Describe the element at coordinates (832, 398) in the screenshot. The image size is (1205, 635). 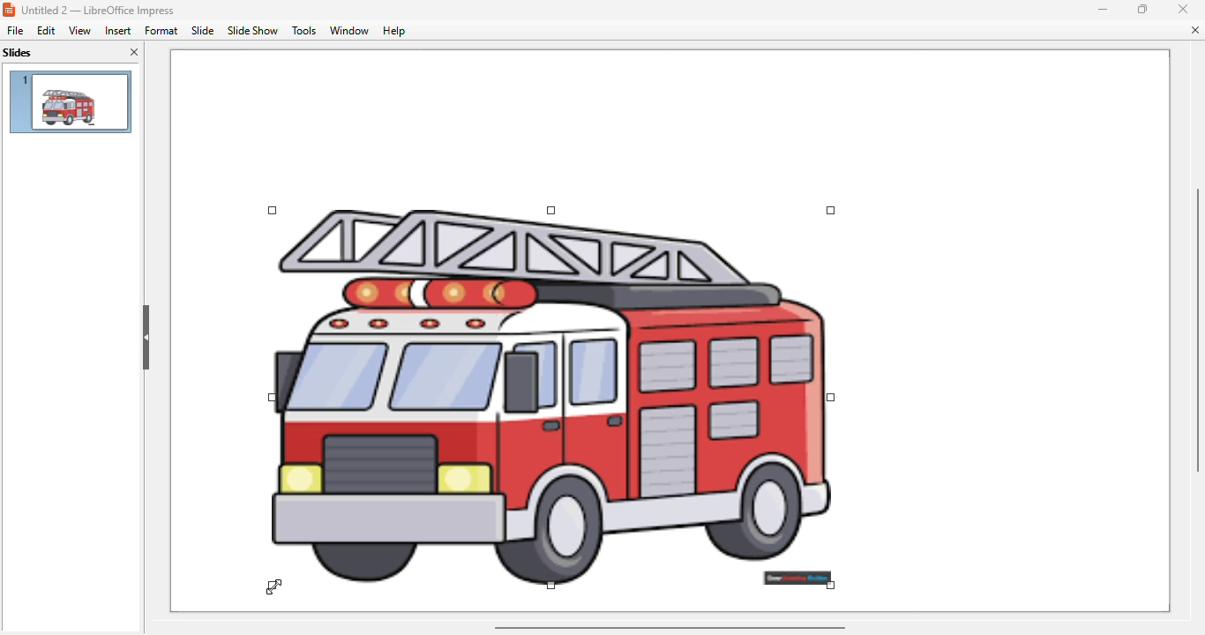
I see `corner handles` at that location.